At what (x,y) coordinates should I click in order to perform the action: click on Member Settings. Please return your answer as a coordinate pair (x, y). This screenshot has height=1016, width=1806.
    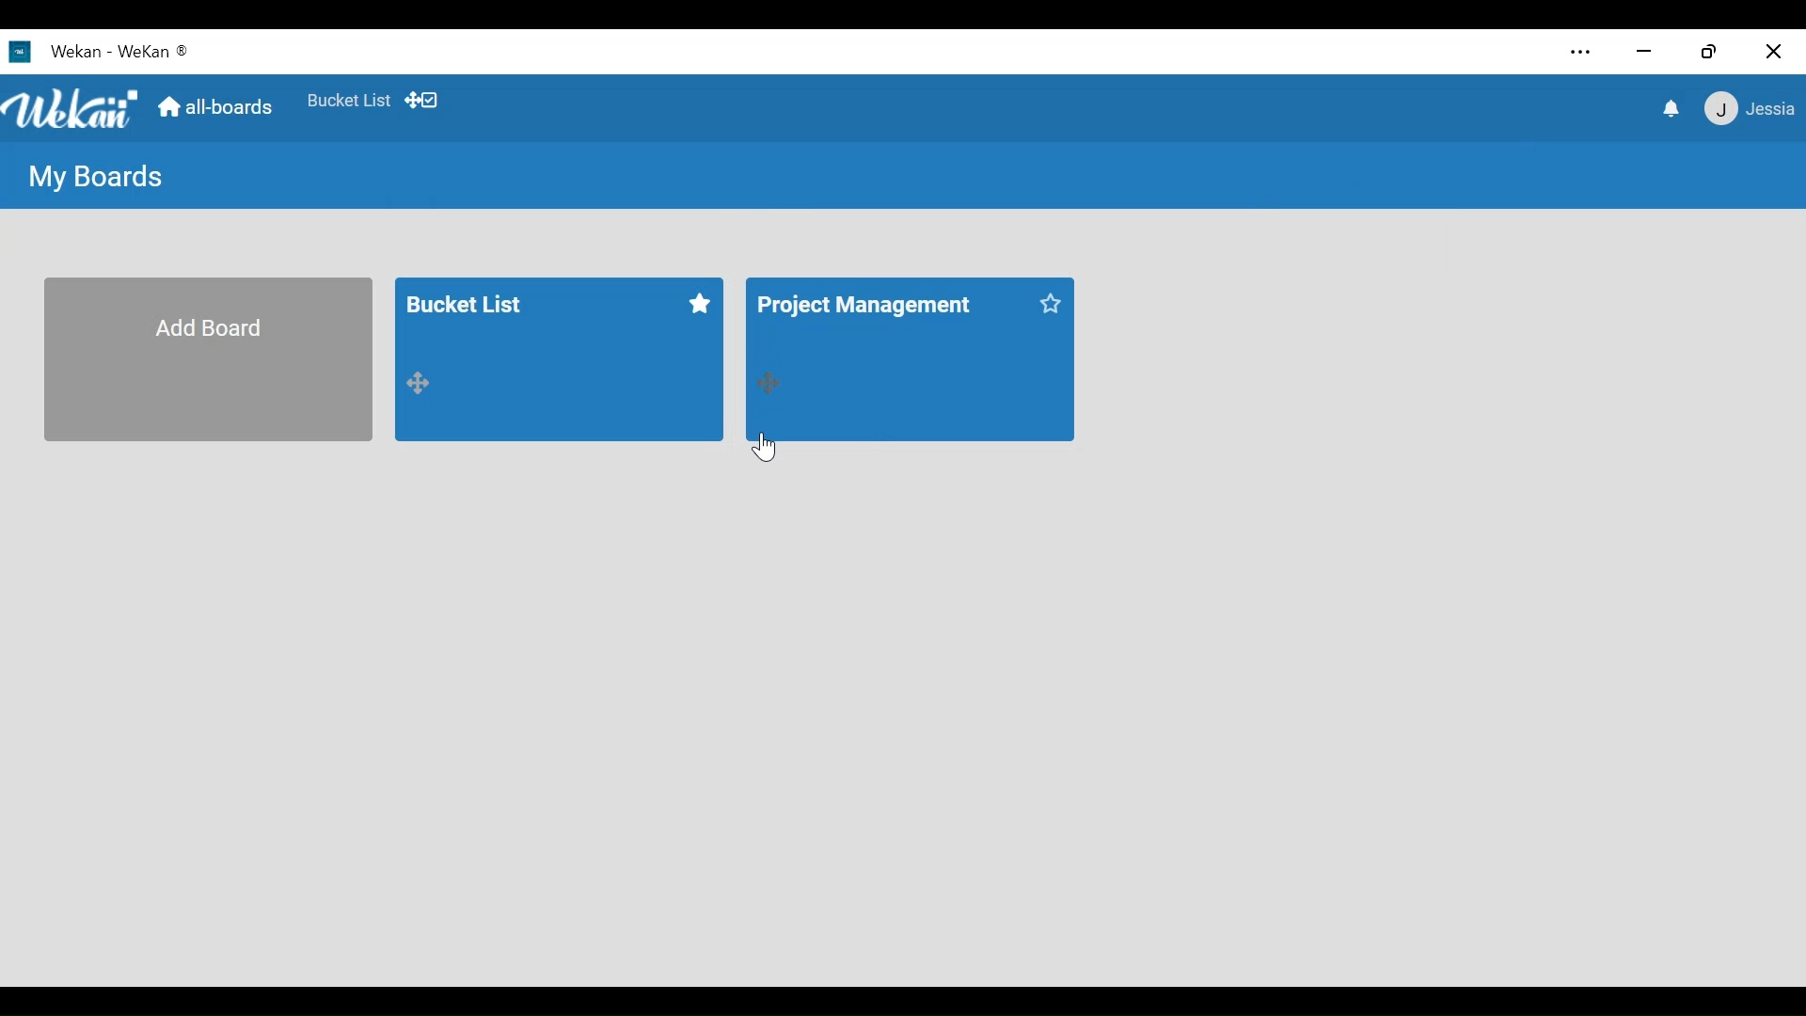
    Looking at the image, I should click on (1751, 110).